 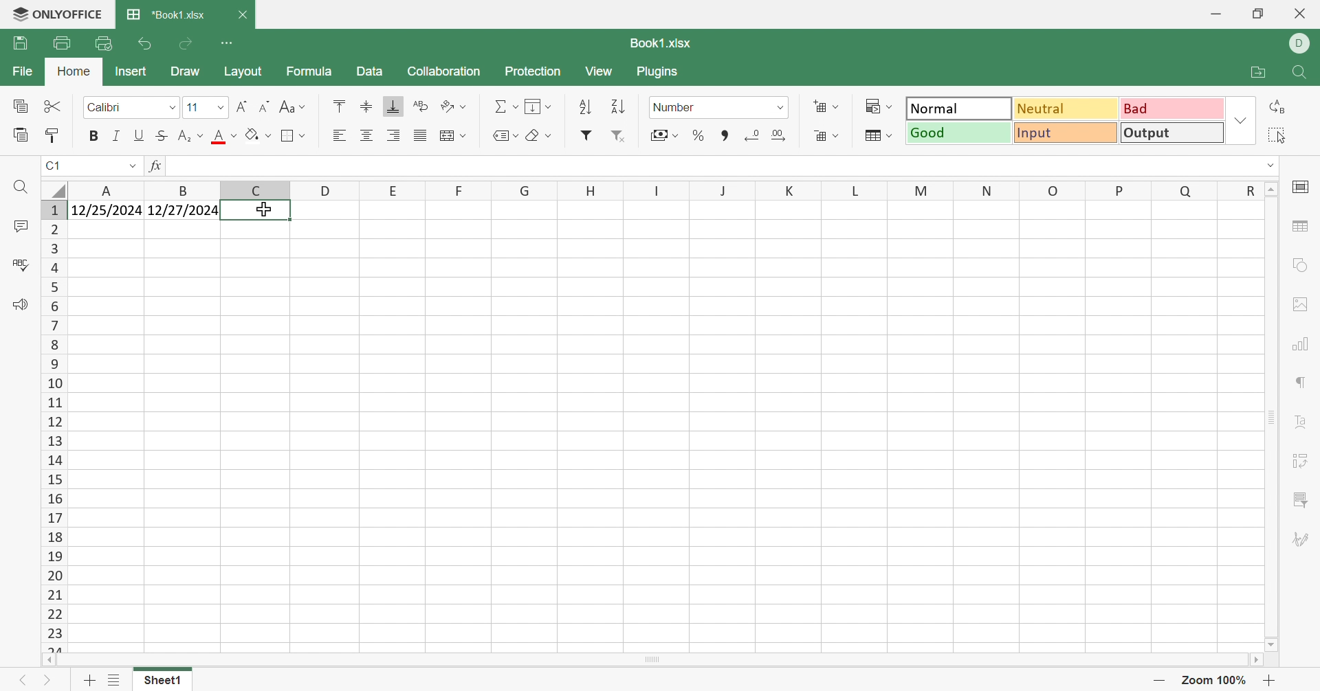 What do you see at coordinates (1273, 134) in the screenshot?
I see `Select all` at bounding box center [1273, 134].